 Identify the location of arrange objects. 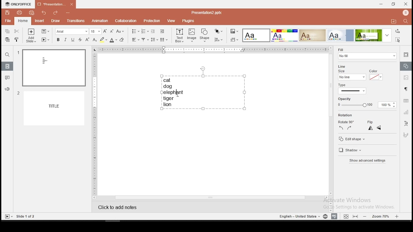
(219, 32).